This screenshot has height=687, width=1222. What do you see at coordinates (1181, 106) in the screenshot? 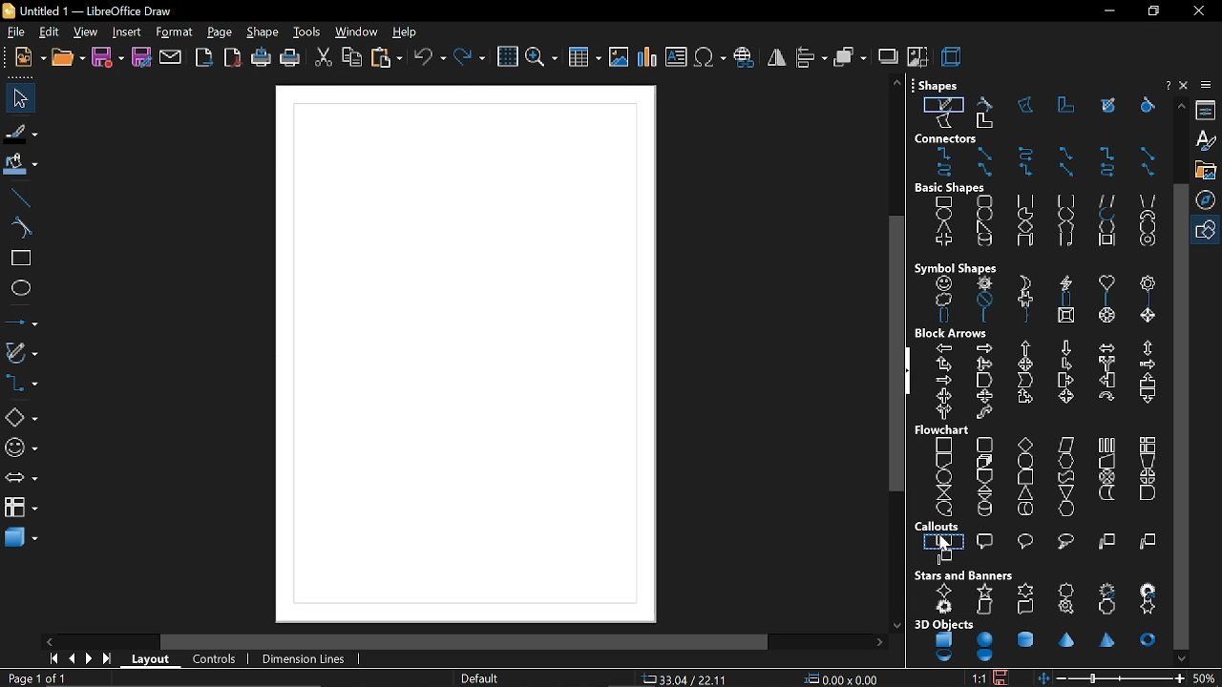
I see `move up` at bounding box center [1181, 106].